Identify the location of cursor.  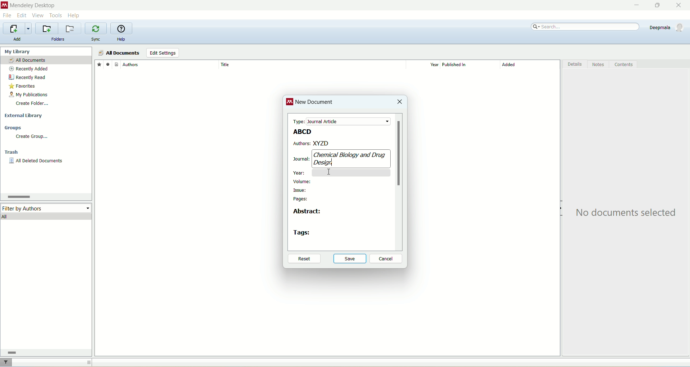
(331, 173).